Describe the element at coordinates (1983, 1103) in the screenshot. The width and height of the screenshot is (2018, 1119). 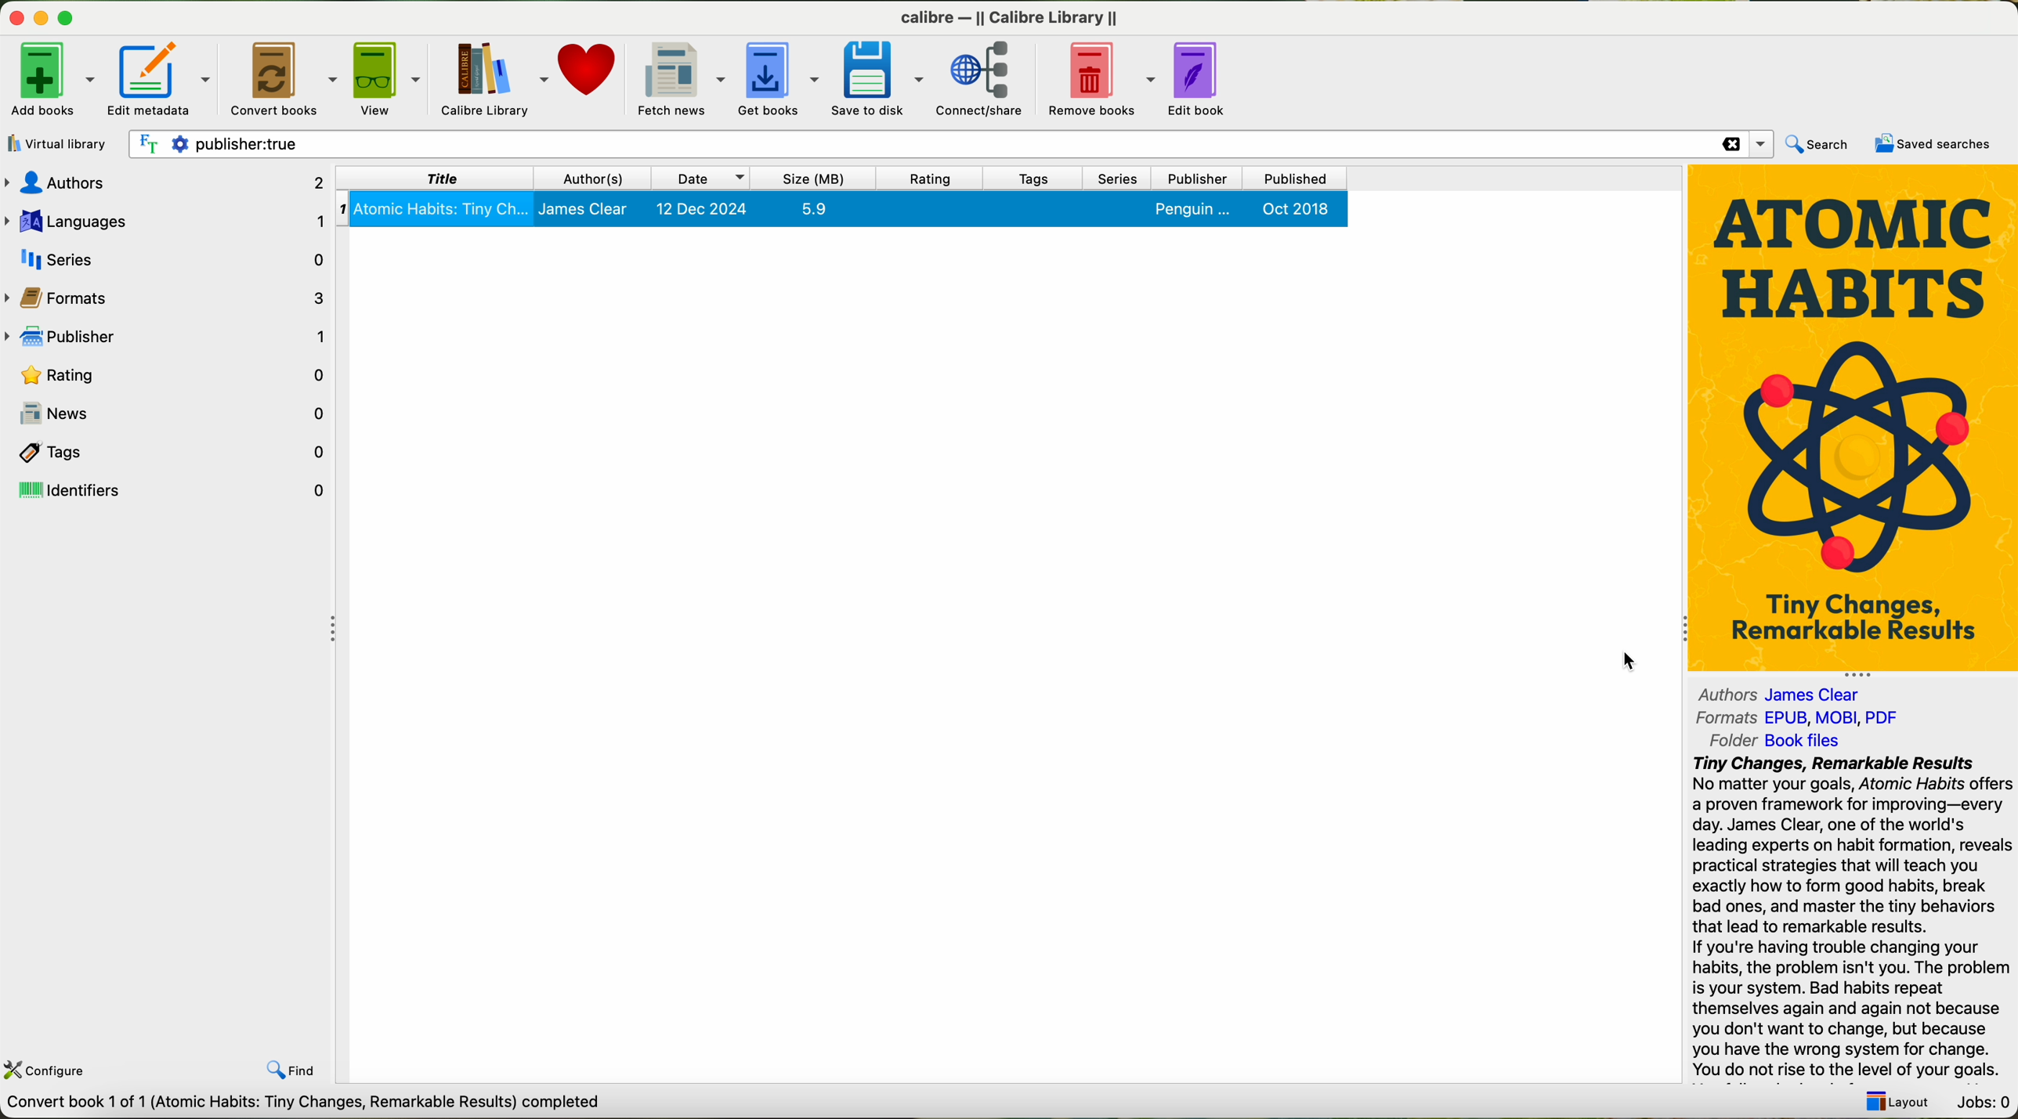
I see `Jobs: 0` at that location.